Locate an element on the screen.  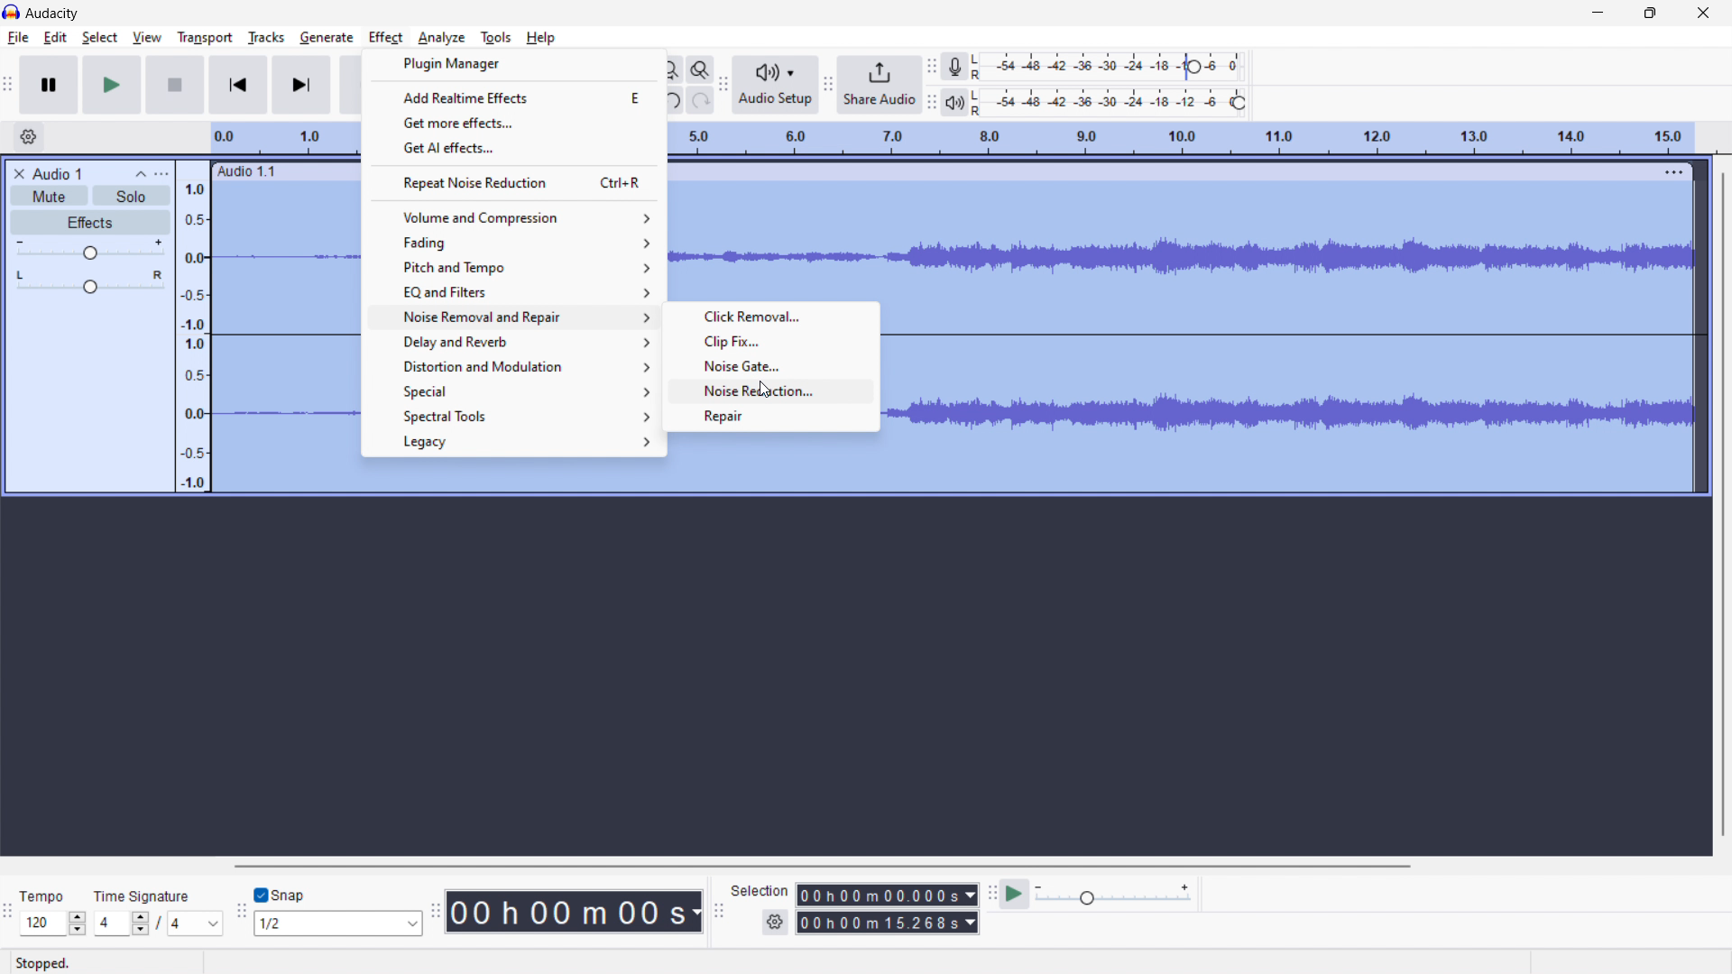
view is located at coordinates (146, 36).